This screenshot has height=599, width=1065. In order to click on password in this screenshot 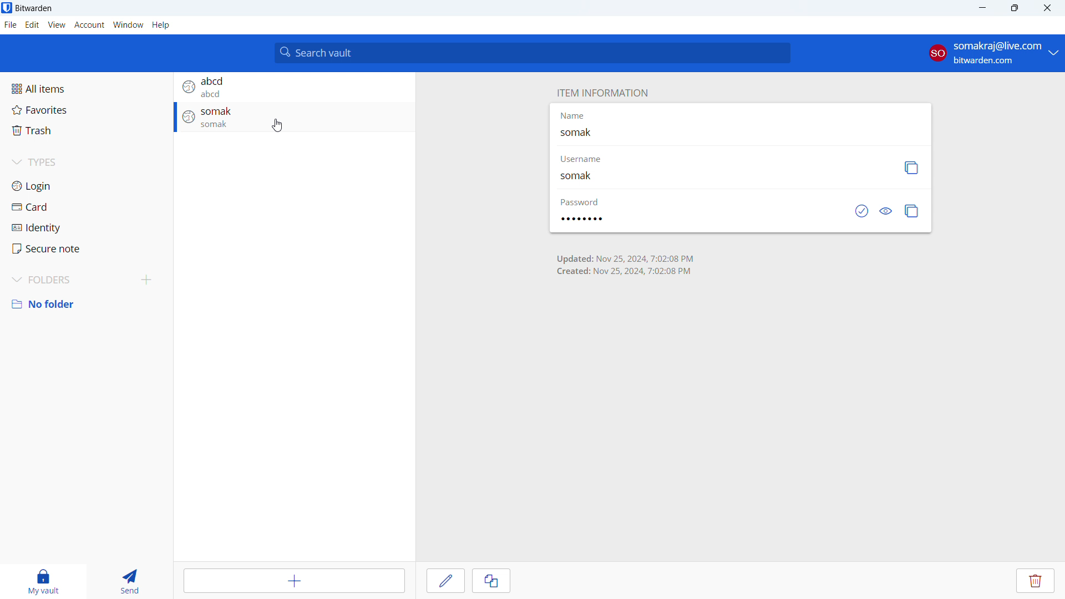, I will do `click(581, 219)`.